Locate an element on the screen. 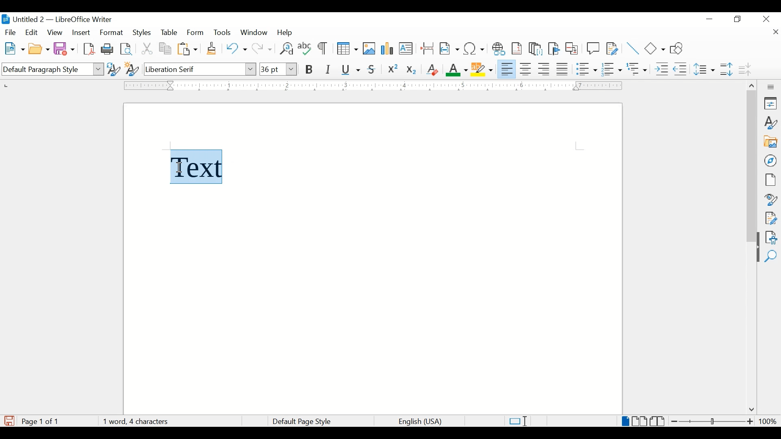  default page style is located at coordinates (300, 422).